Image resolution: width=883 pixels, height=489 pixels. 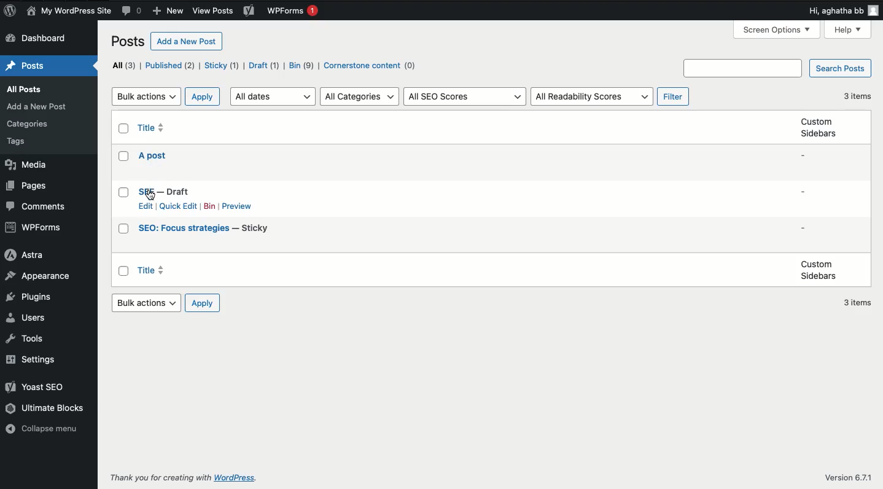 I want to click on Bulk actions, so click(x=149, y=303).